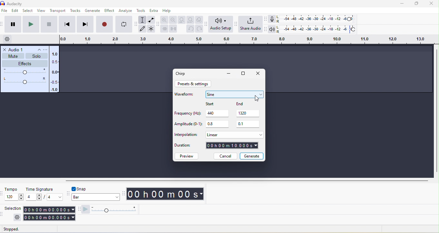 This screenshot has width=439, height=233. I want to click on close, so click(432, 4).